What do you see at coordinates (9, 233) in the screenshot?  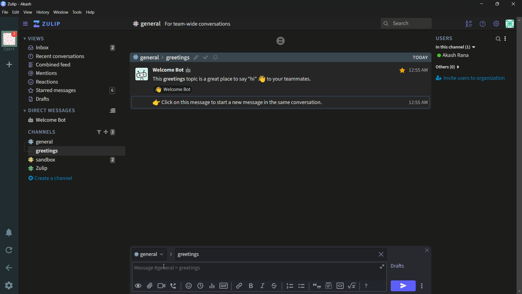 I see `enable DND` at bounding box center [9, 233].